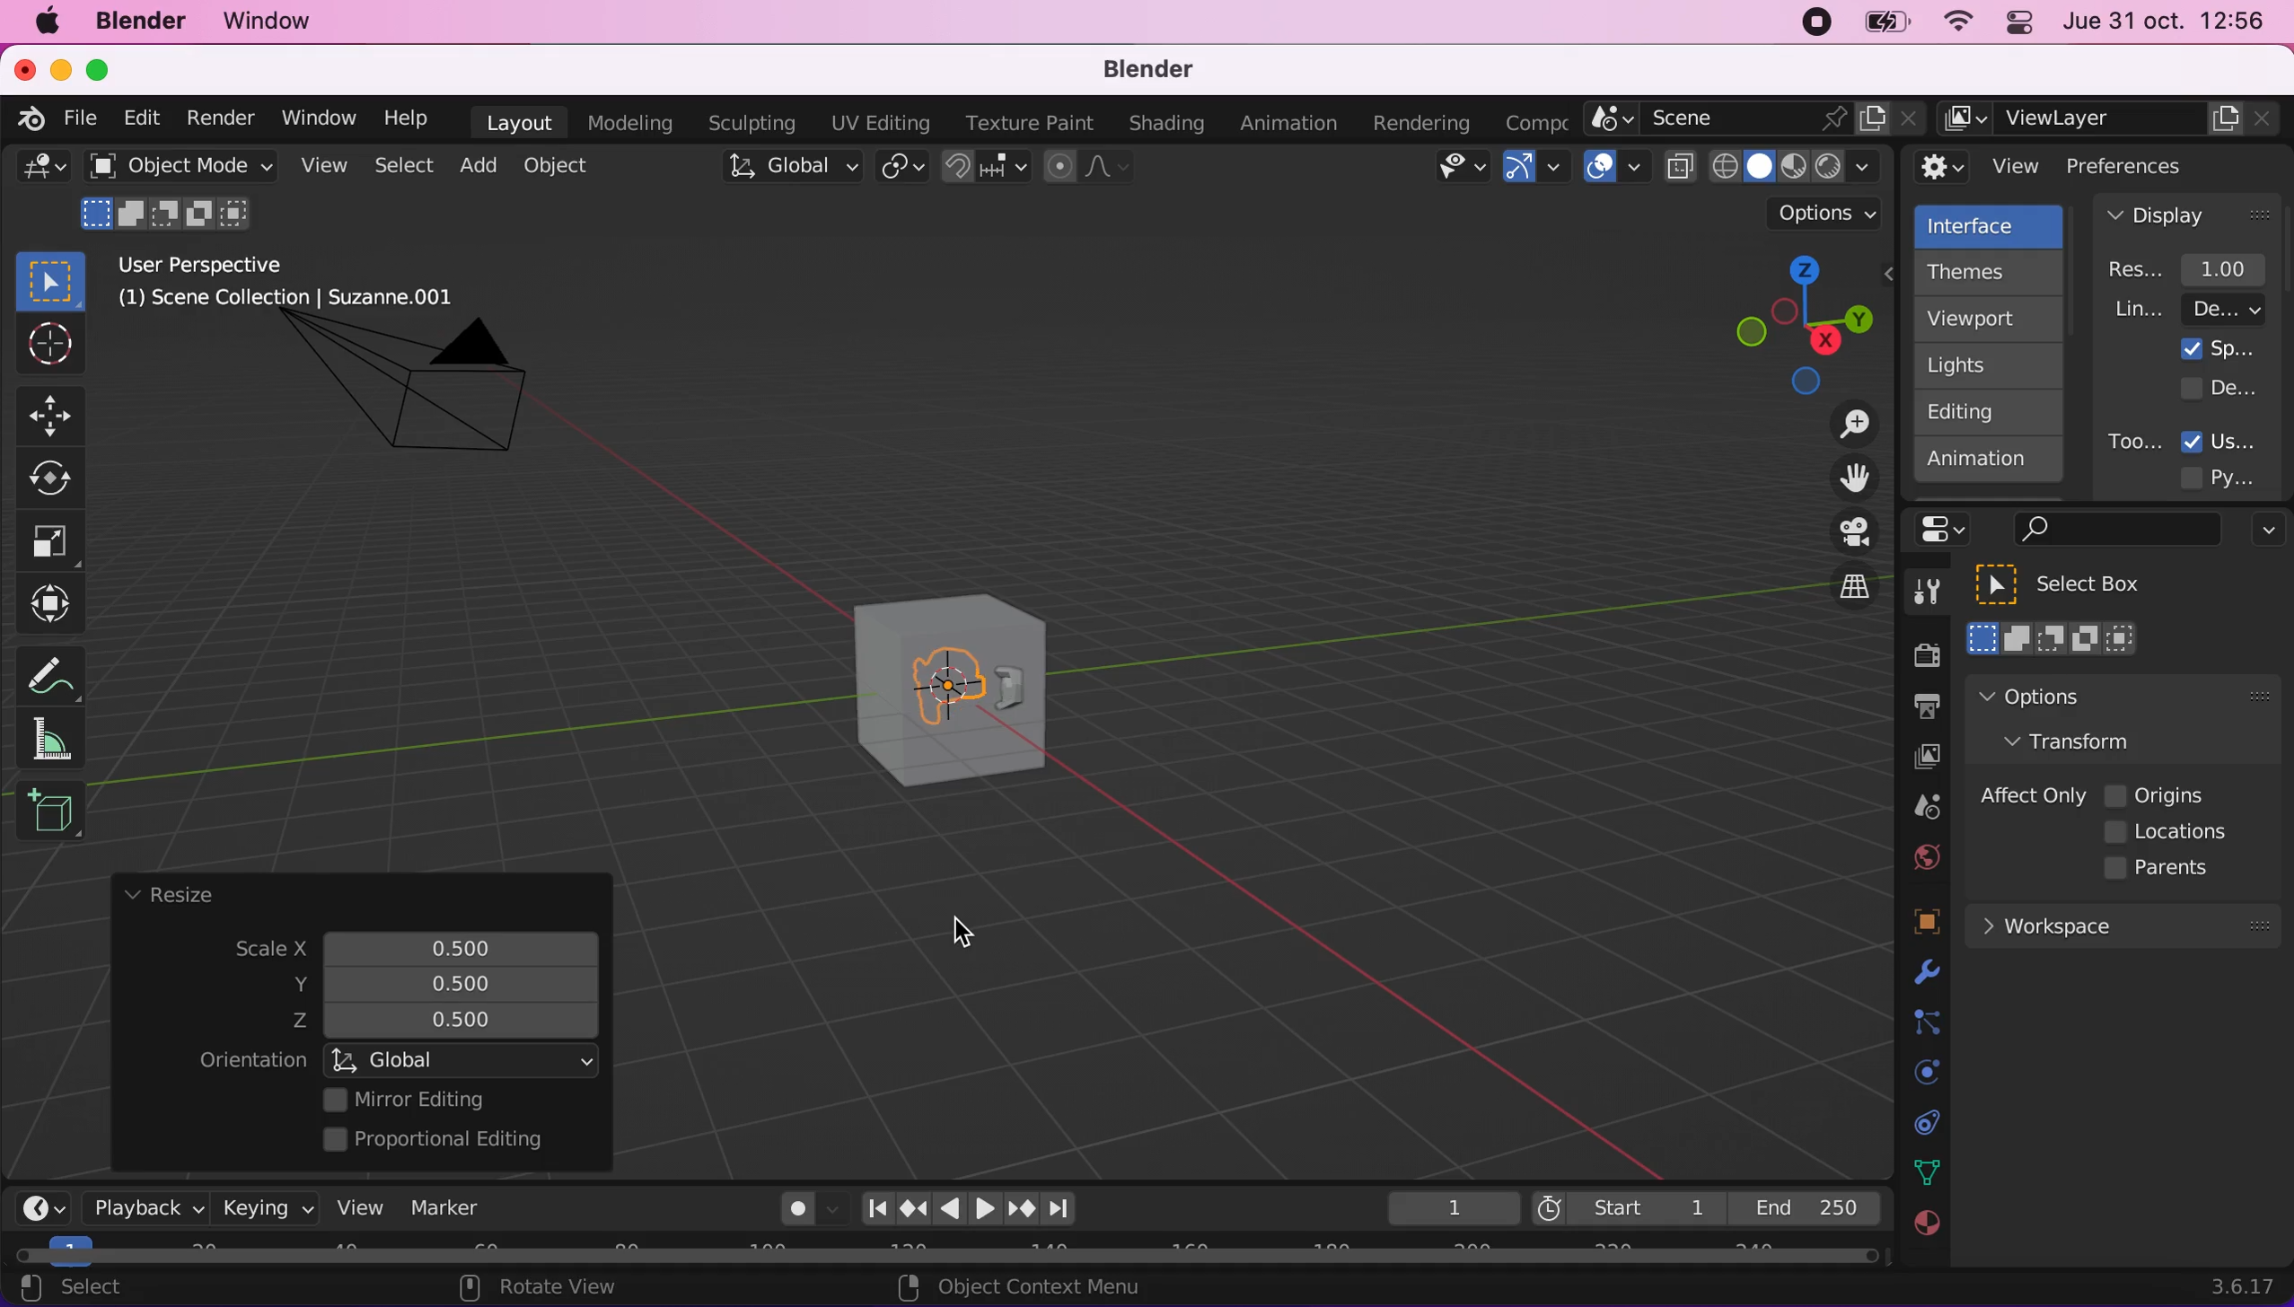  Describe the element at coordinates (77, 118) in the screenshot. I see `file` at that location.